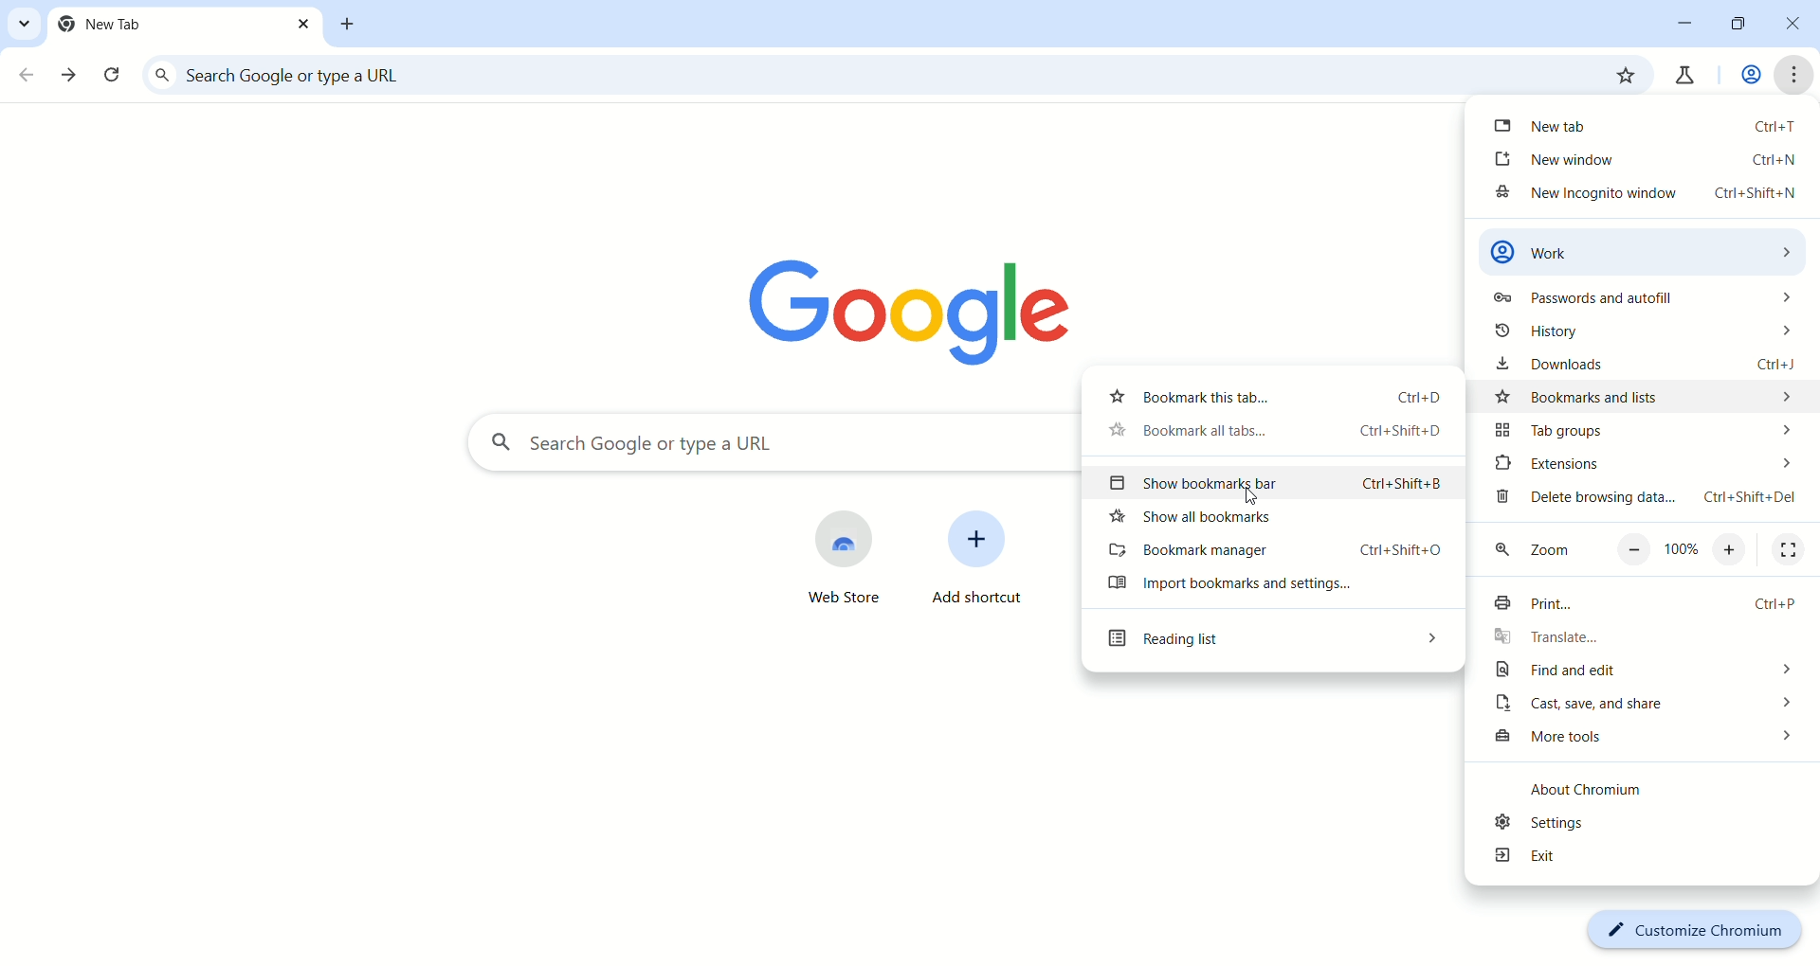  Describe the element at coordinates (1624, 75) in the screenshot. I see `bookmark this tab` at that location.